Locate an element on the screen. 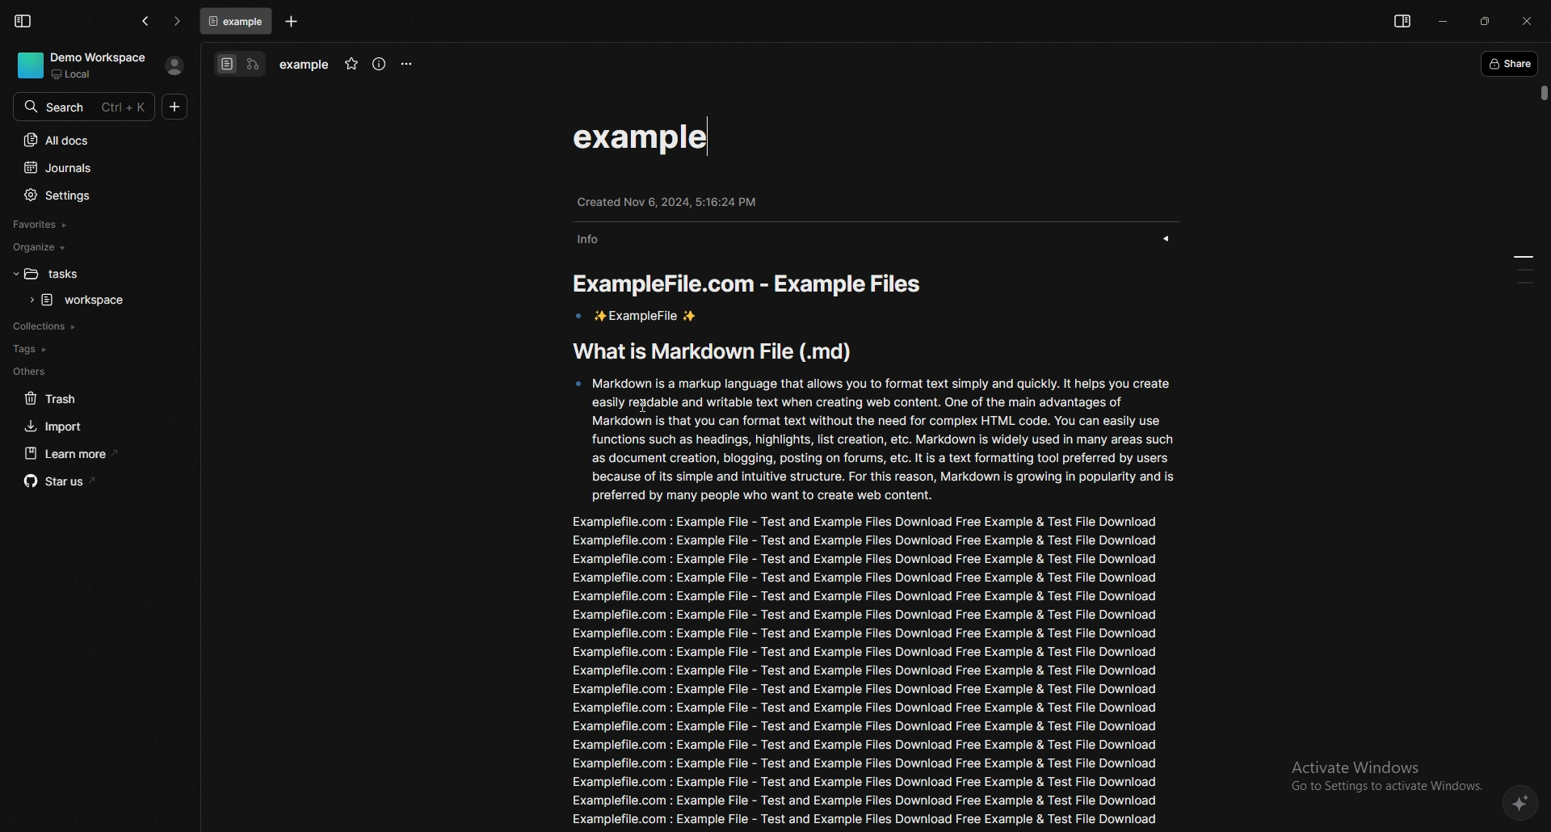  go forward is located at coordinates (178, 22).